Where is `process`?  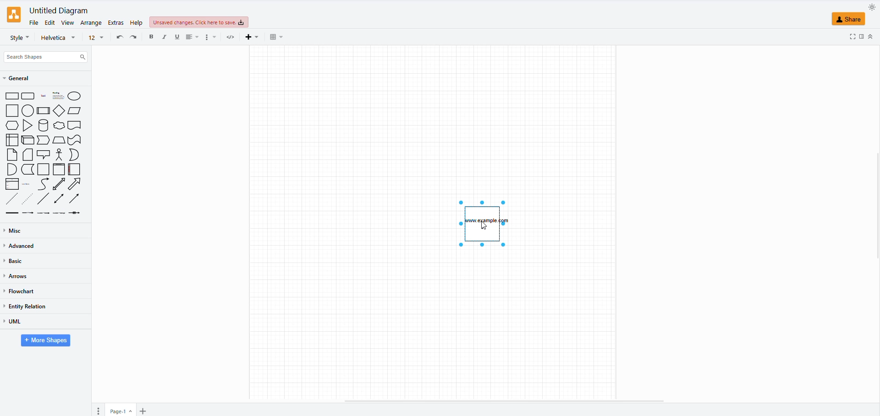 process is located at coordinates (43, 110).